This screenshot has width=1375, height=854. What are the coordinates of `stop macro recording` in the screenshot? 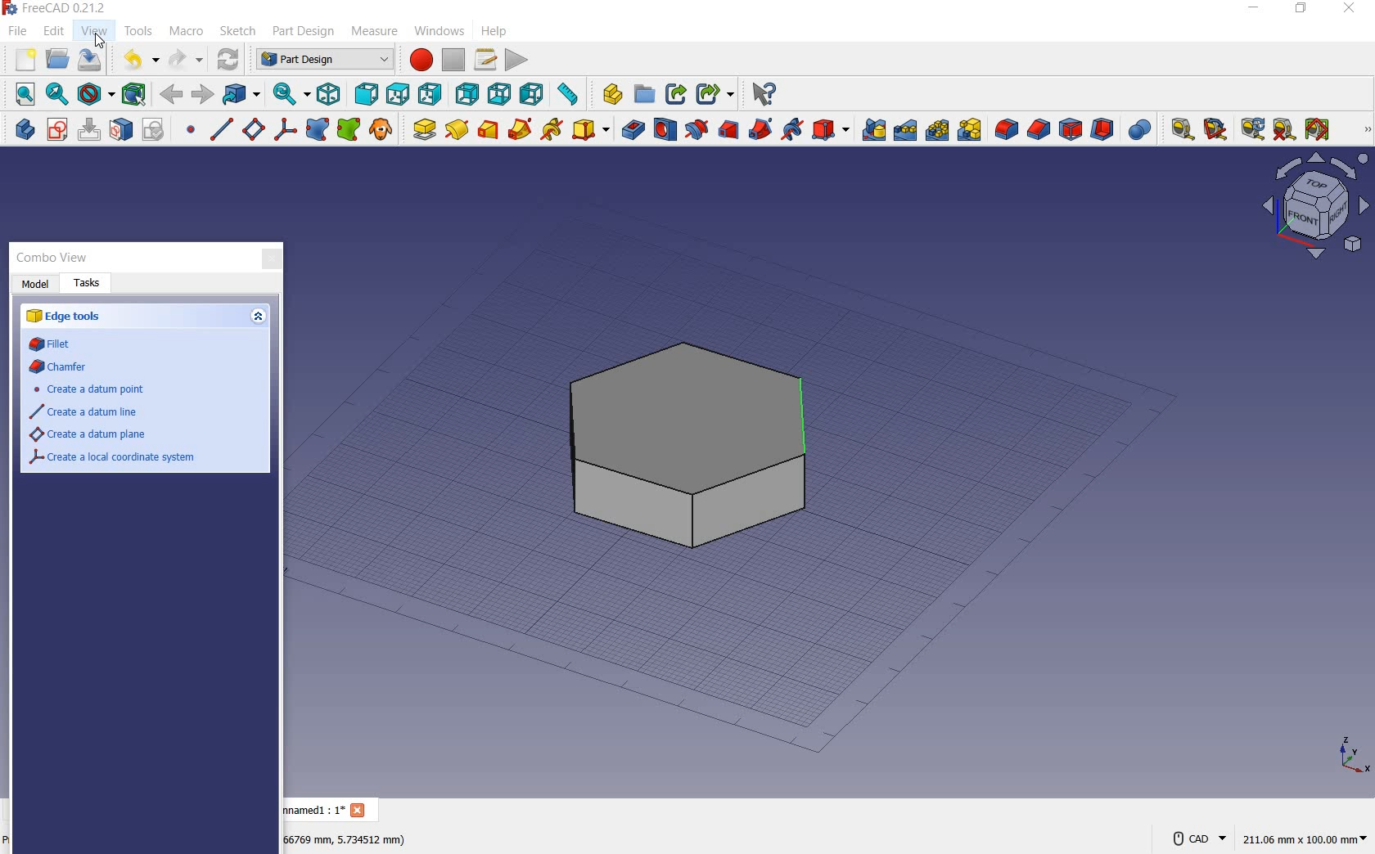 It's located at (453, 60).